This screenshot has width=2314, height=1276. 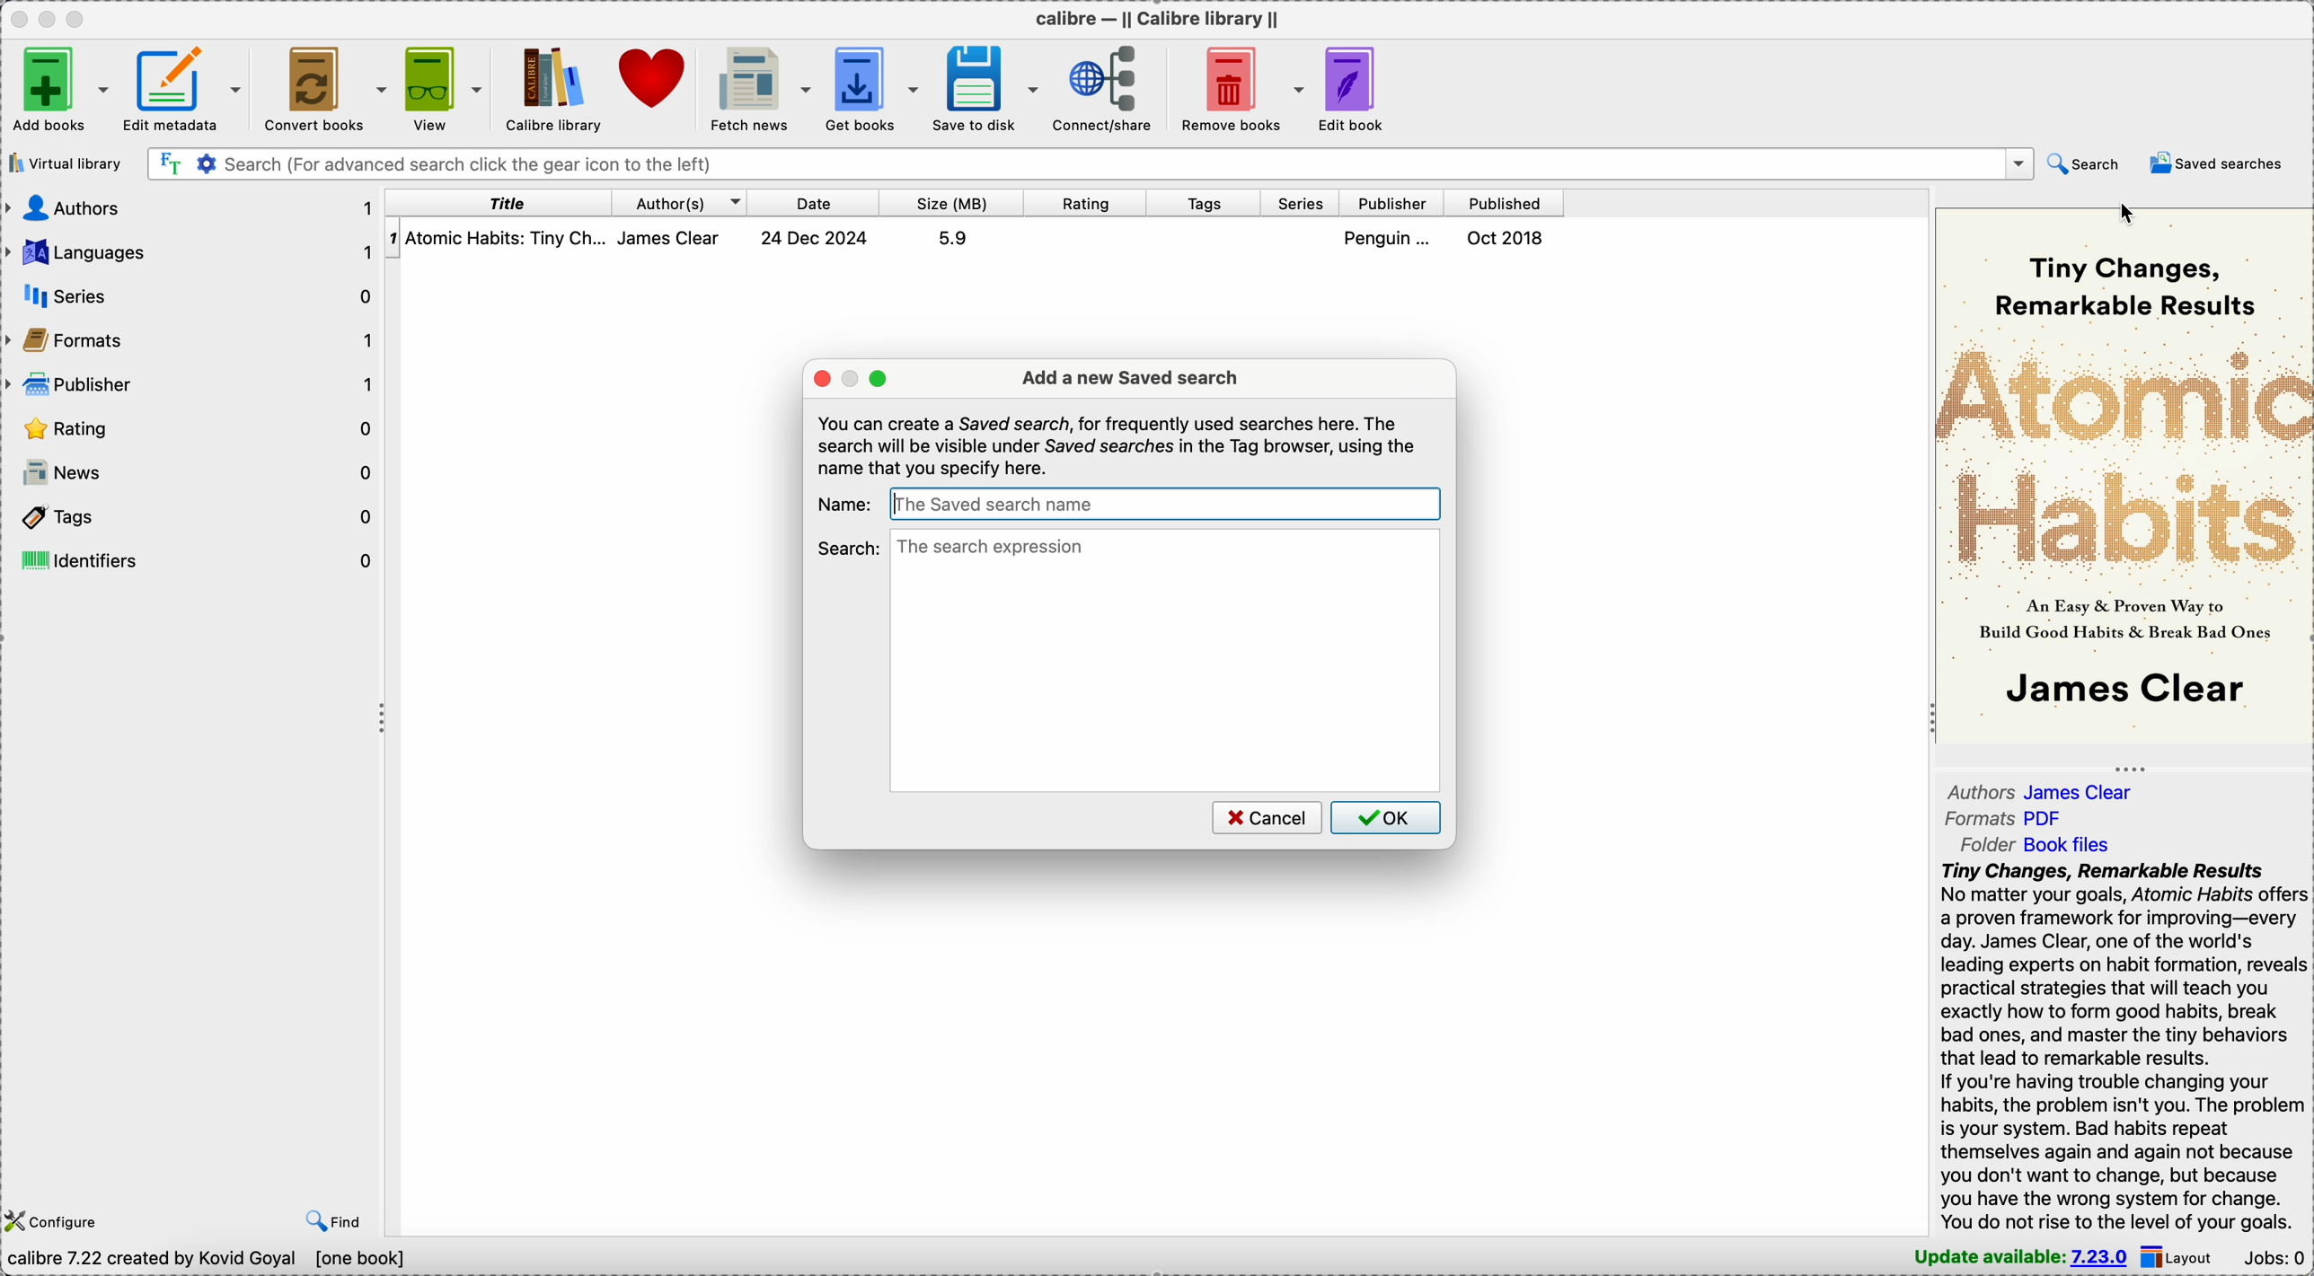 I want to click on authors James Clear, so click(x=2050, y=789).